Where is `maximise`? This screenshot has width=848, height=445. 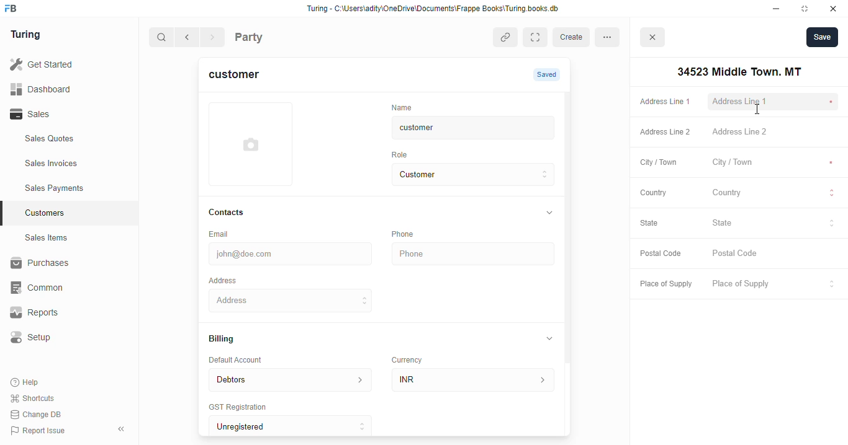 maximise is located at coordinates (807, 9).